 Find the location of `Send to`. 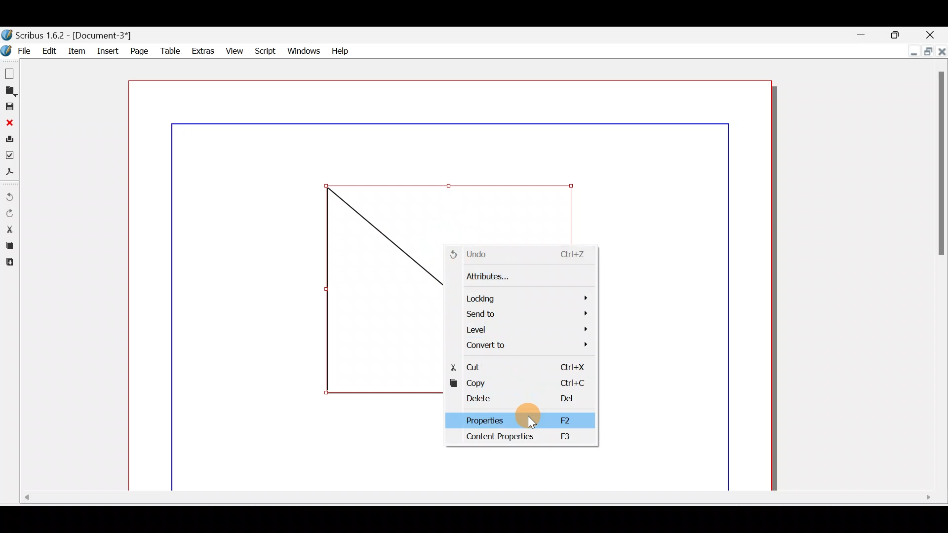

Send to is located at coordinates (526, 313).